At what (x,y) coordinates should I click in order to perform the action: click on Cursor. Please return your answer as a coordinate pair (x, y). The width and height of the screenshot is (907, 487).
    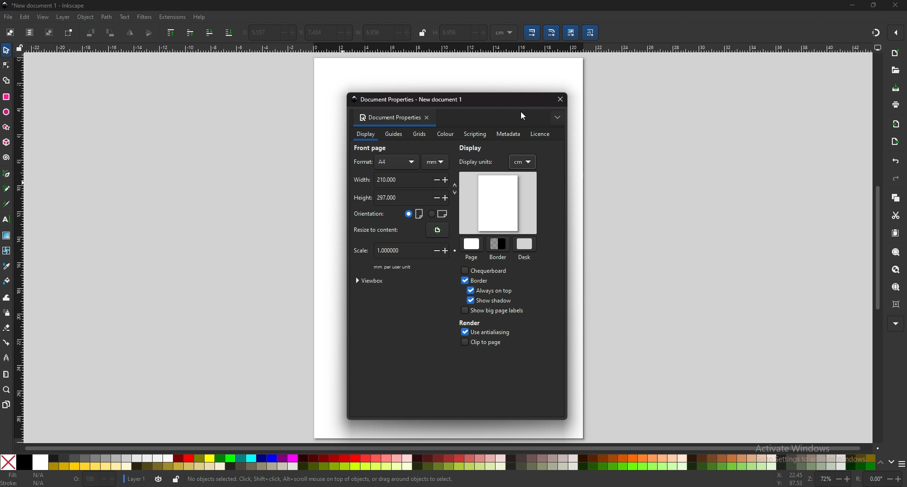
    Looking at the image, I should click on (523, 117).